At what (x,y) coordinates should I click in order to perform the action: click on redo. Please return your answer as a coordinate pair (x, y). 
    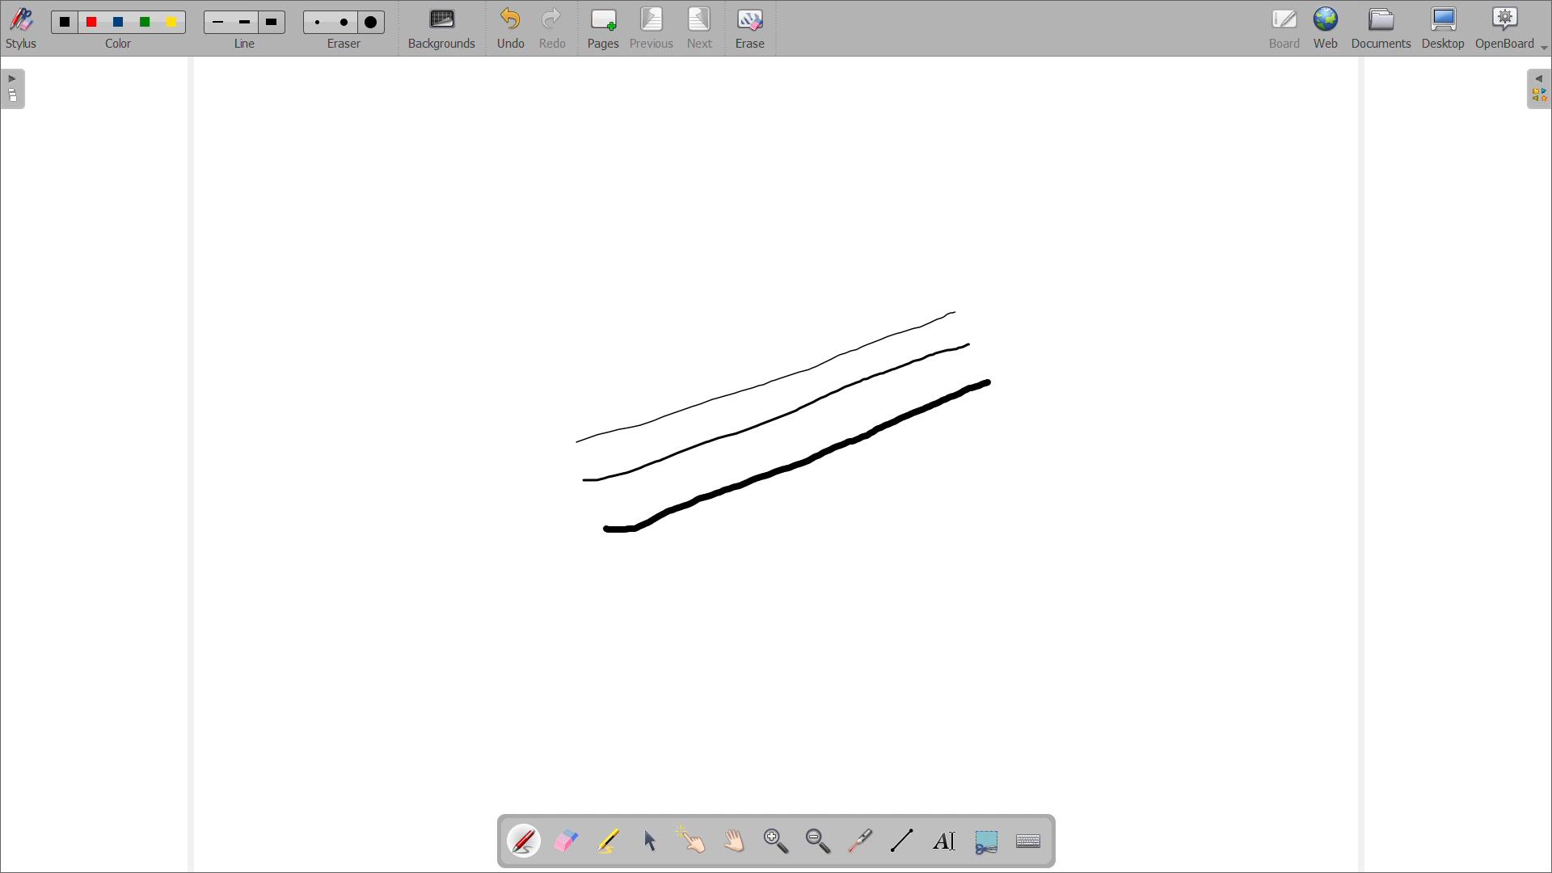
    Looking at the image, I should click on (554, 27).